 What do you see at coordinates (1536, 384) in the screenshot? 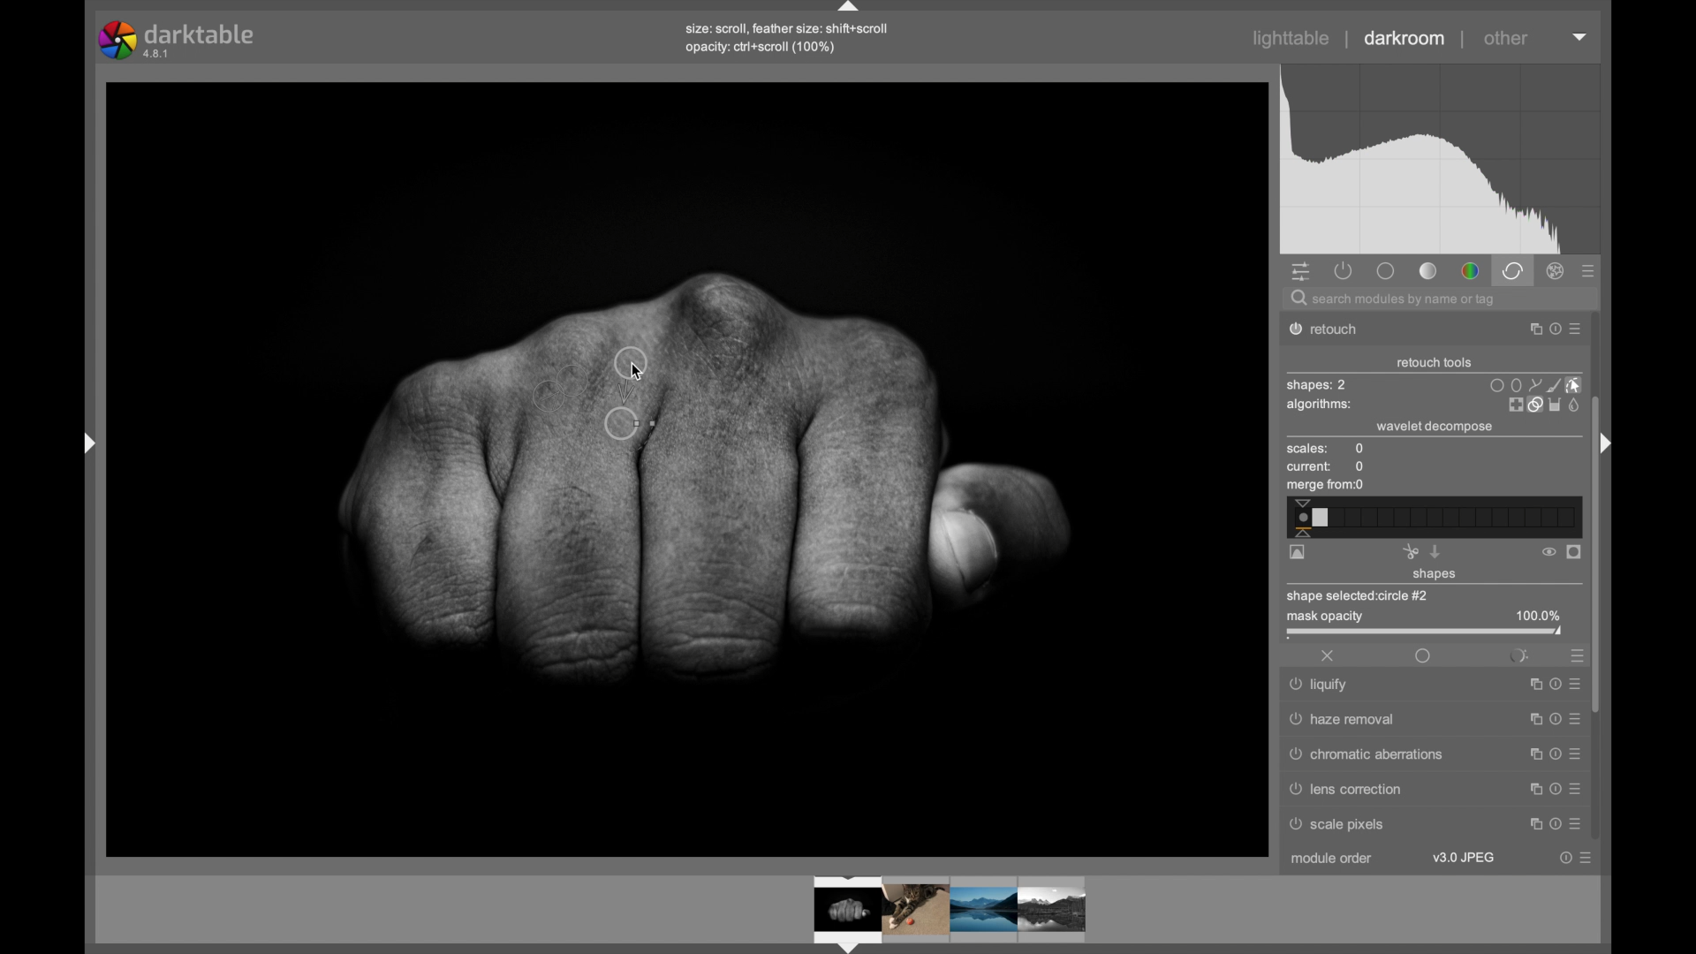
I see `draw mask options` at bounding box center [1536, 384].